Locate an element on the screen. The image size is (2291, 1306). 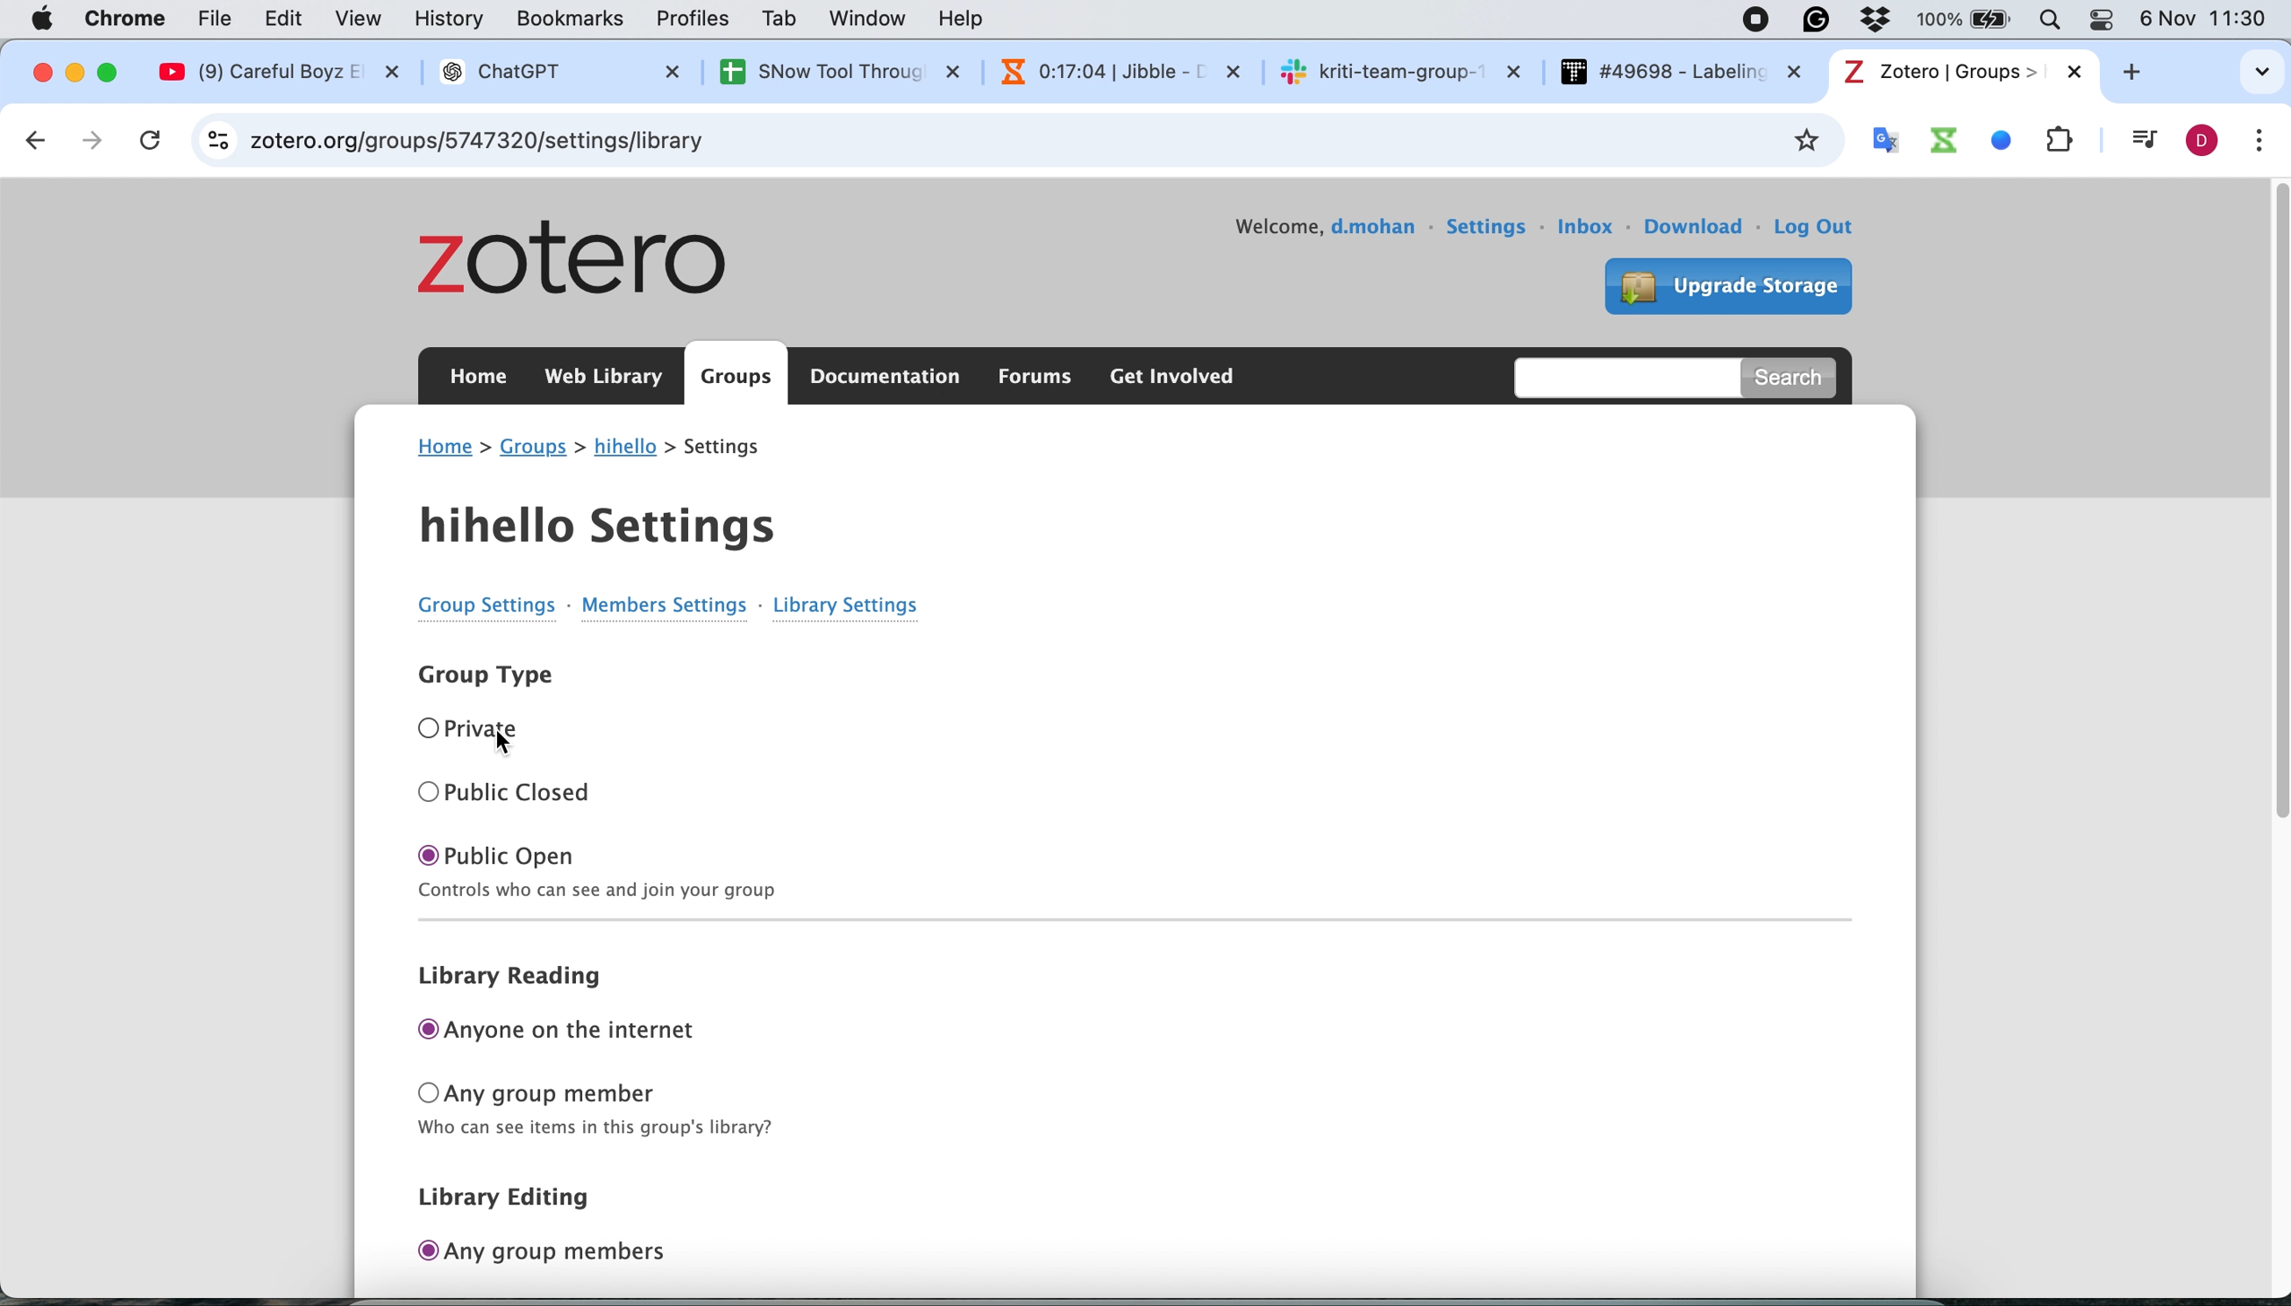
view is located at coordinates (362, 18).